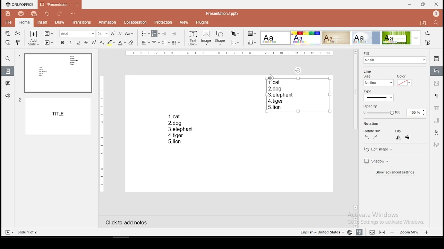  Describe the element at coordinates (174, 33) in the screenshot. I see `increase indent` at that location.